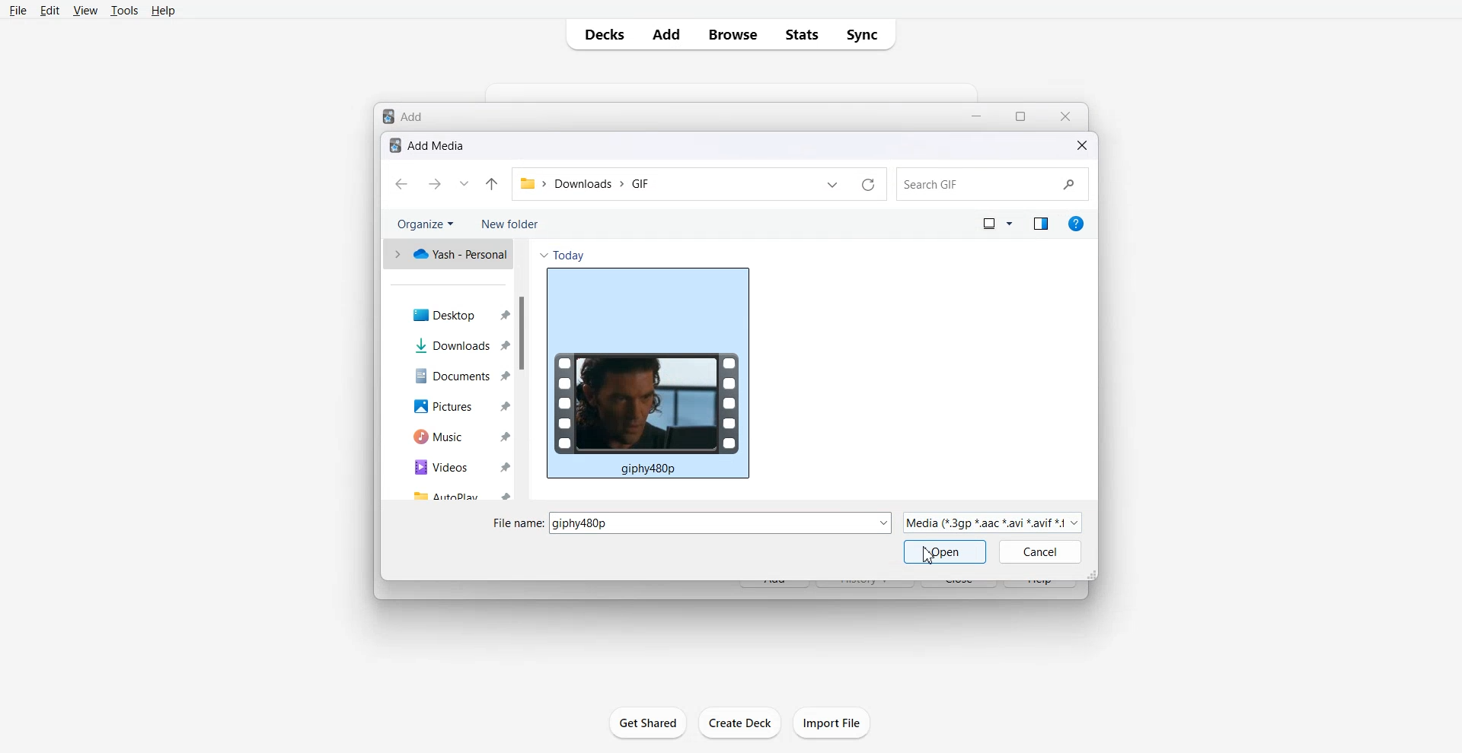 This screenshot has height=753, width=1462. I want to click on Browse, so click(730, 34).